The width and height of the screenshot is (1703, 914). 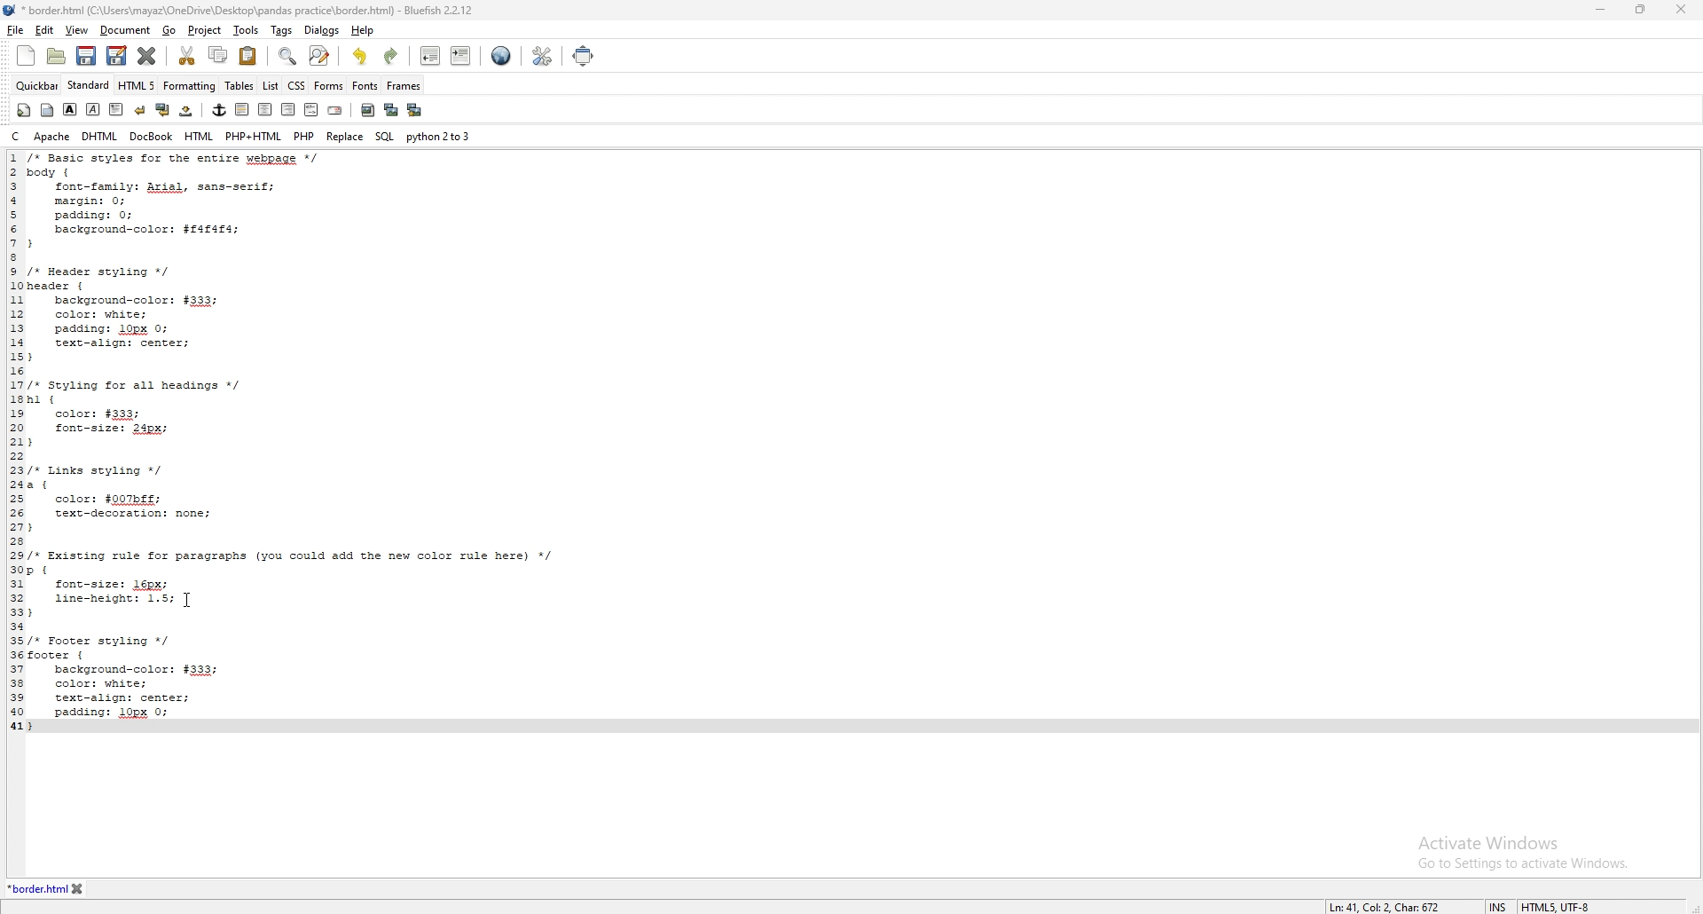 What do you see at coordinates (243, 109) in the screenshot?
I see `left justify` at bounding box center [243, 109].